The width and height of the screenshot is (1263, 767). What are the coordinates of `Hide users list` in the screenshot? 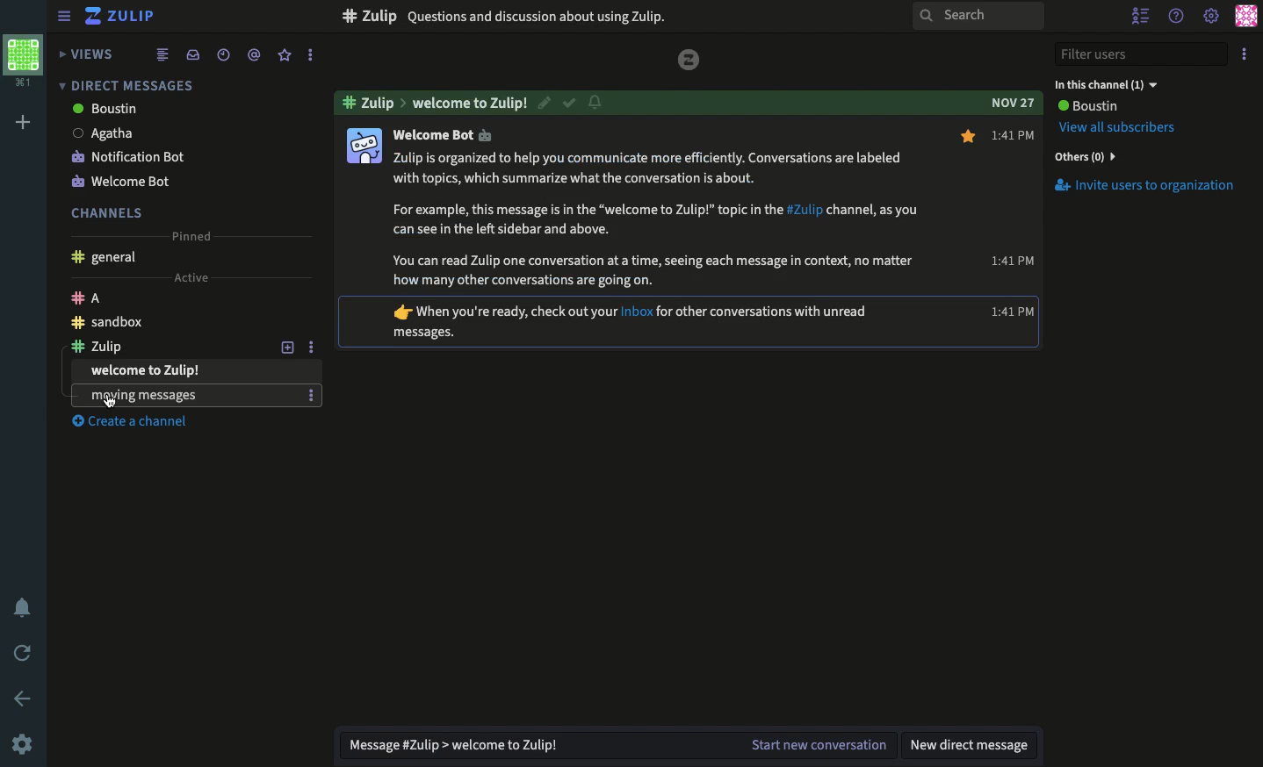 It's located at (1143, 18).